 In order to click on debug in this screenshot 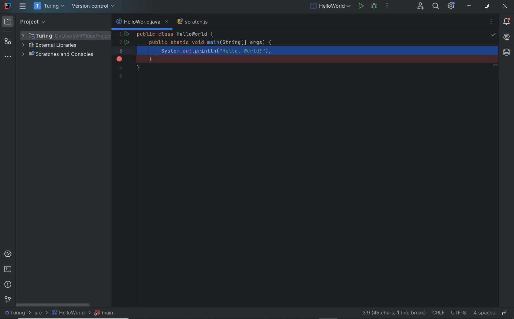, I will do `click(374, 7)`.